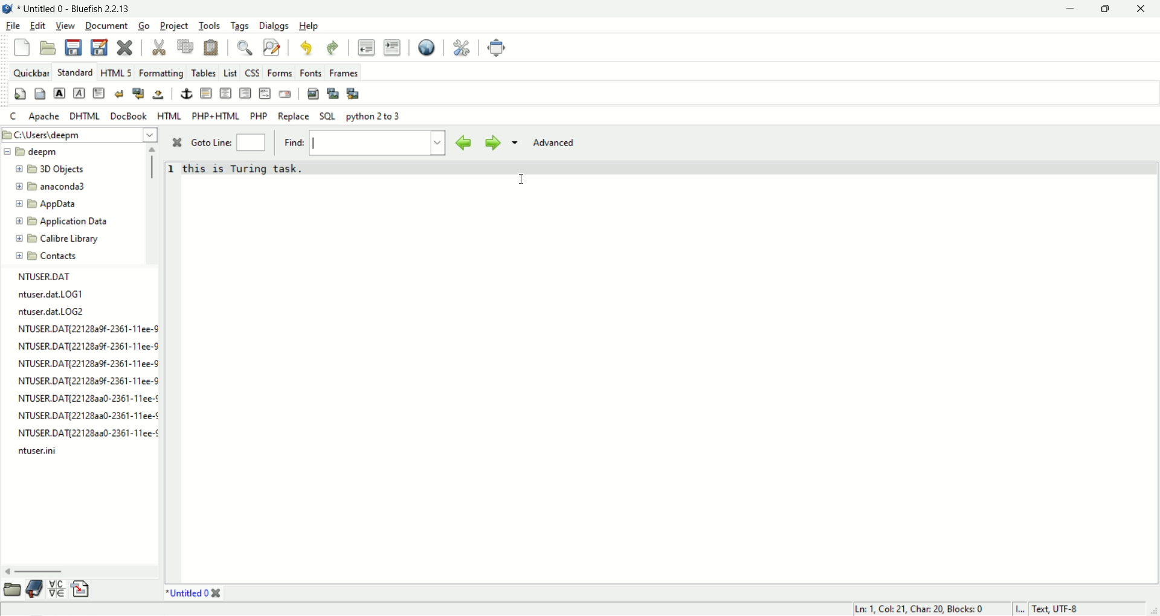 The width and height of the screenshot is (1160, 616). I want to click on save as, so click(99, 47).